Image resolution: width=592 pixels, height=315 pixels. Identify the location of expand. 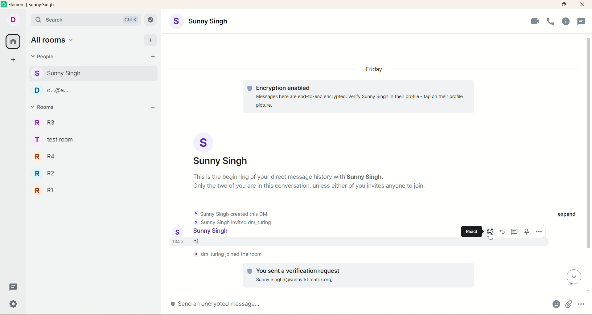
(567, 215).